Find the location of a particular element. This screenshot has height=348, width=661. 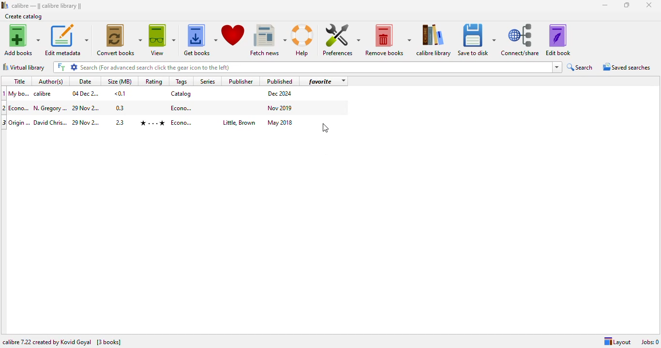

rating is located at coordinates (152, 123).